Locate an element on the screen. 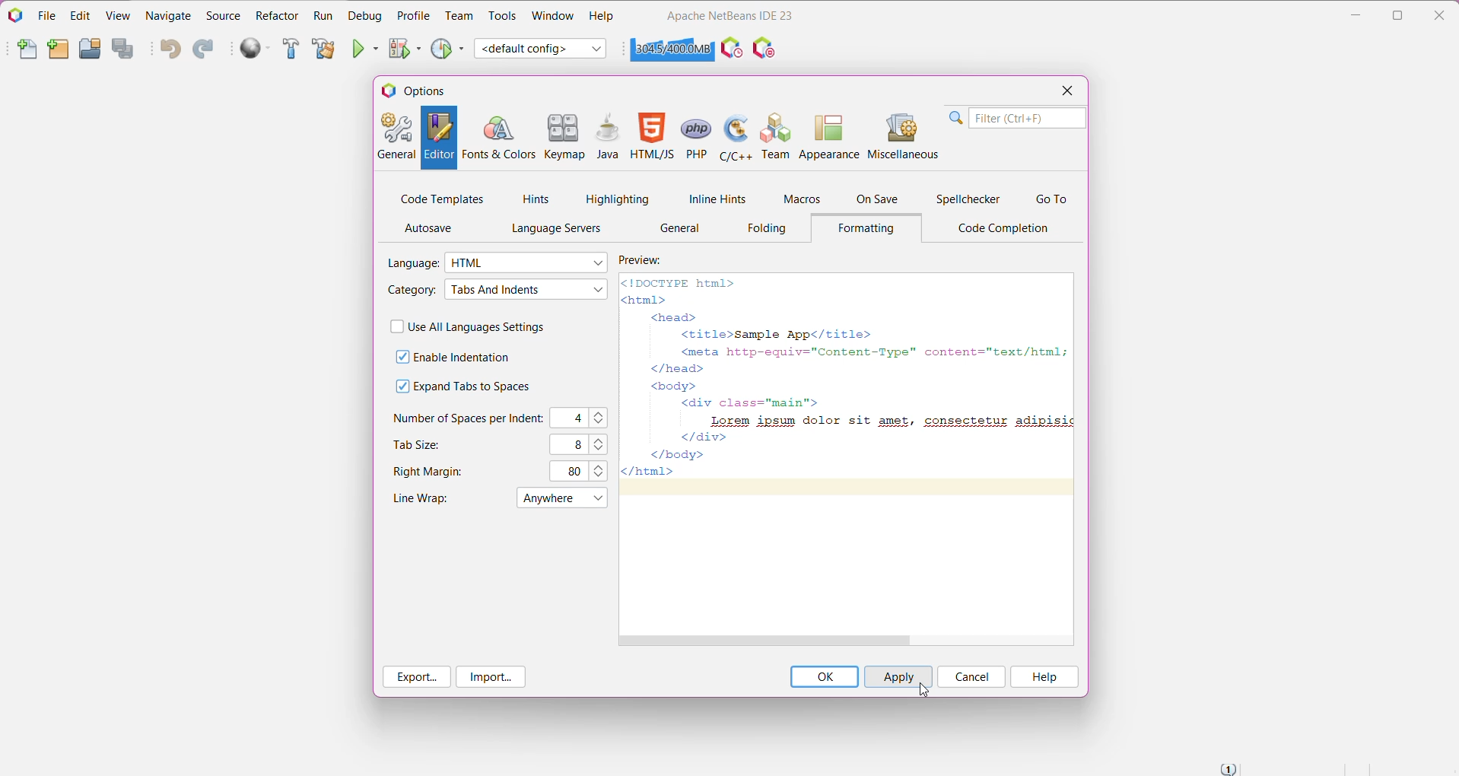 This screenshot has height=776, width=1459. Set the right margins is located at coordinates (601, 470).